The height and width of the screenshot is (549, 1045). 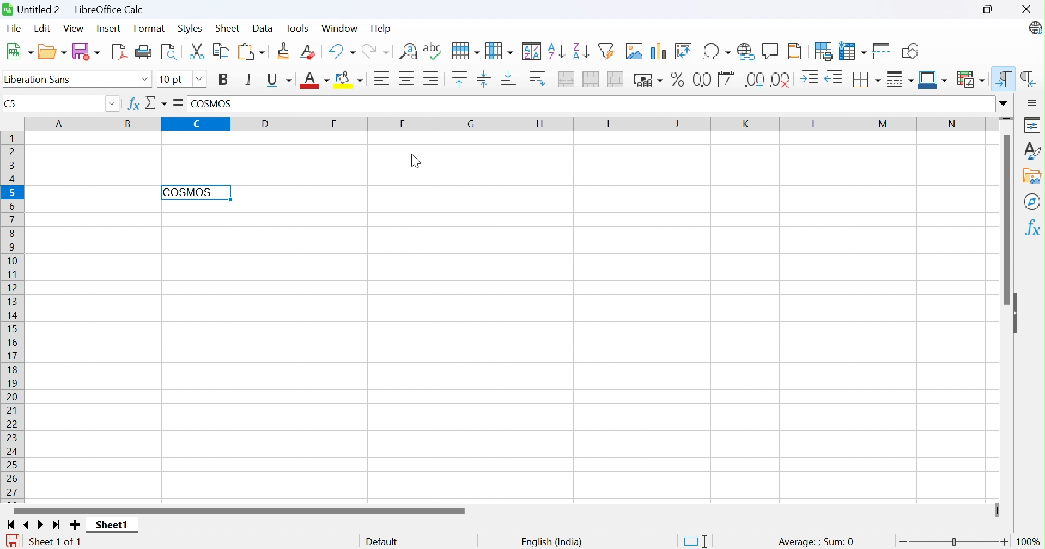 I want to click on Auto filter, so click(x=608, y=50).